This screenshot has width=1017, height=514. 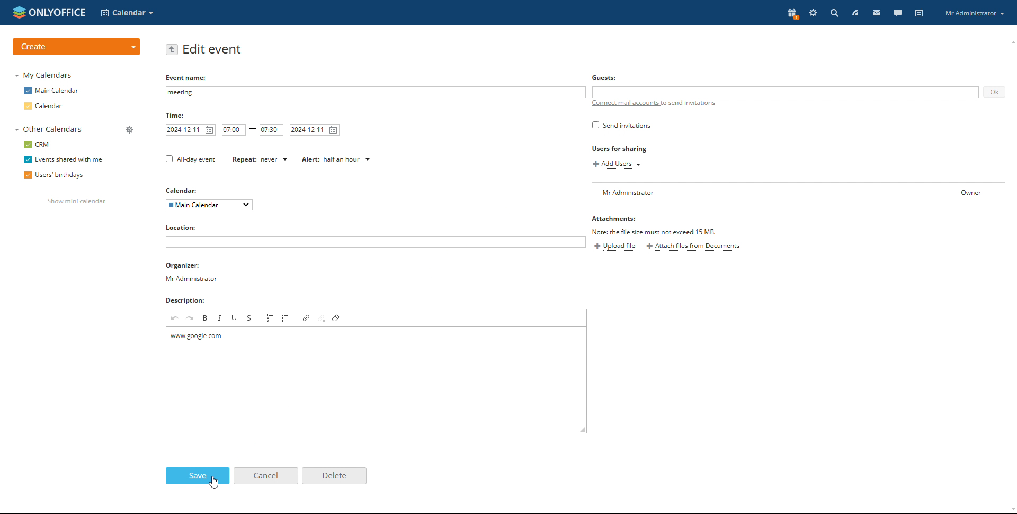 What do you see at coordinates (235, 318) in the screenshot?
I see `underline` at bounding box center [235, 318].